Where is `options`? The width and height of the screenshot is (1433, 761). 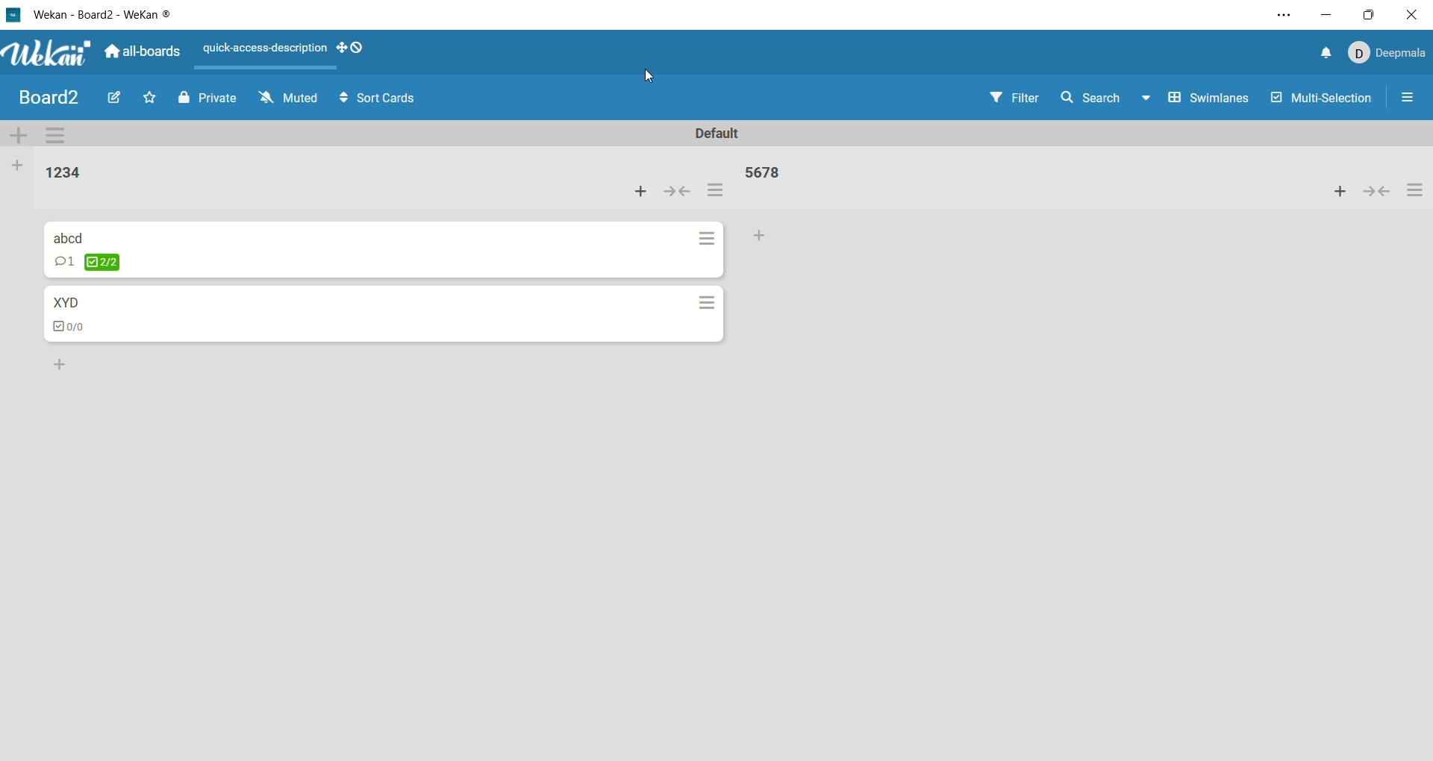 options is located at coordinates (1416, 191).